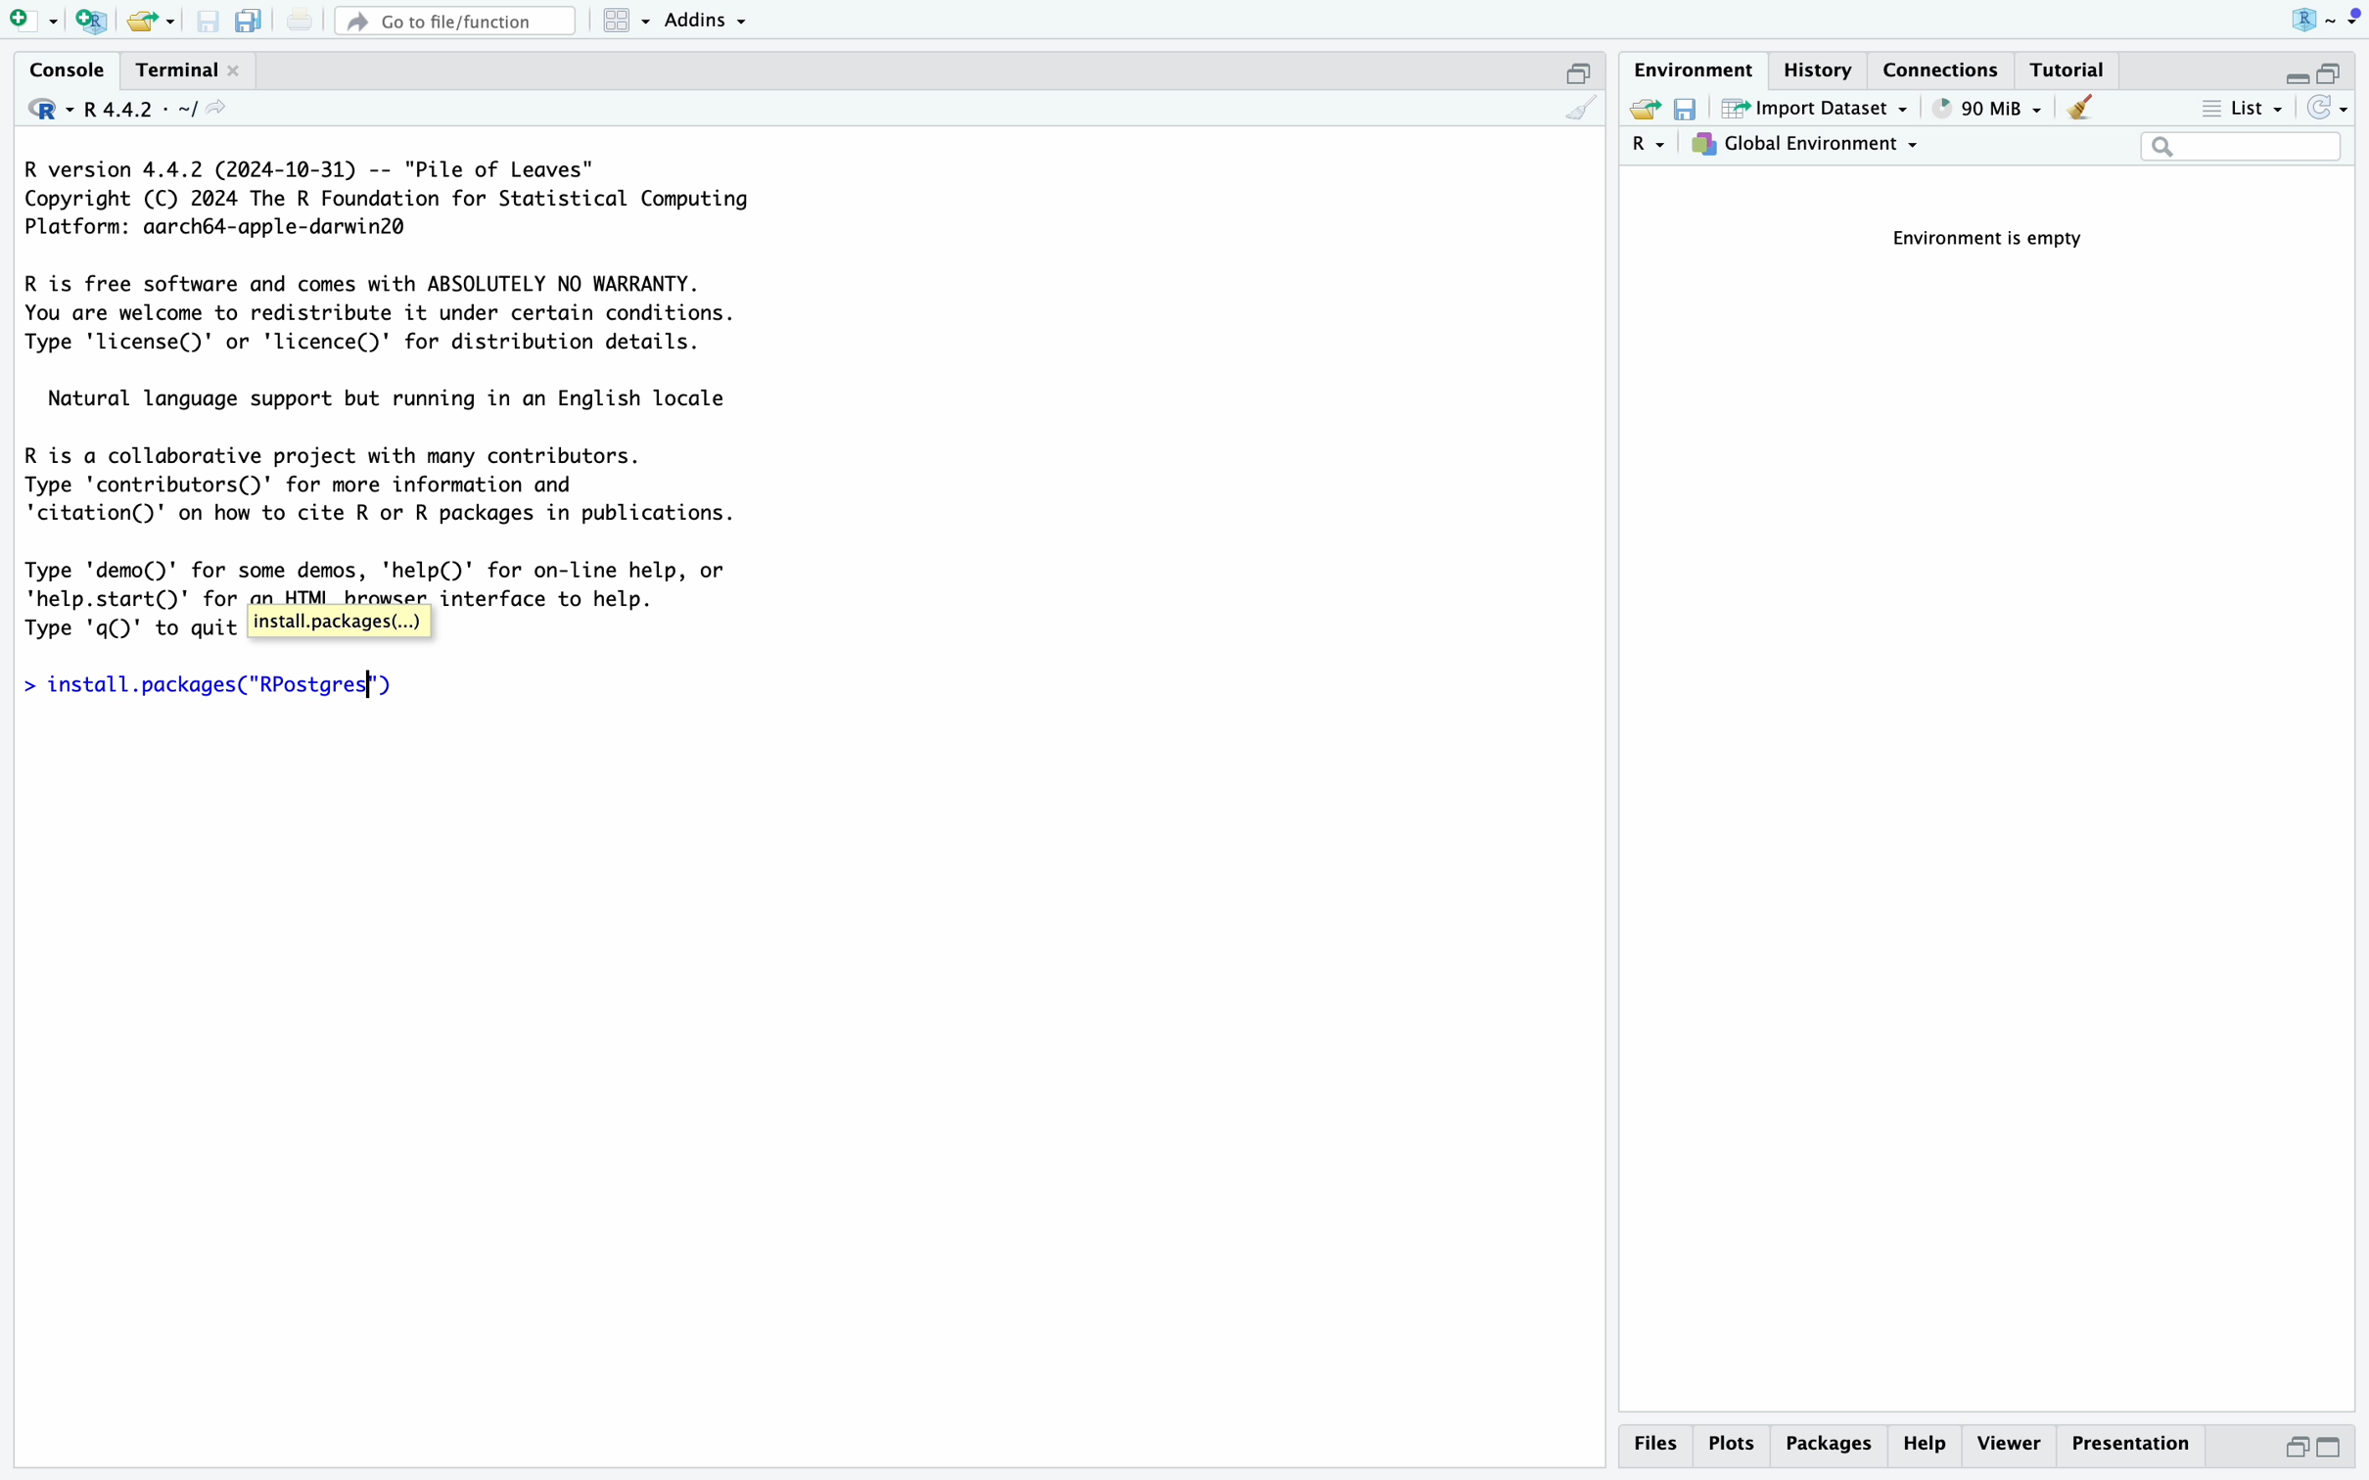 The width and height of the screenshot is (2369, 1480). Describe the element at coordinates (1993, 109) in the screenshot. I see `148 MiB` at that location.